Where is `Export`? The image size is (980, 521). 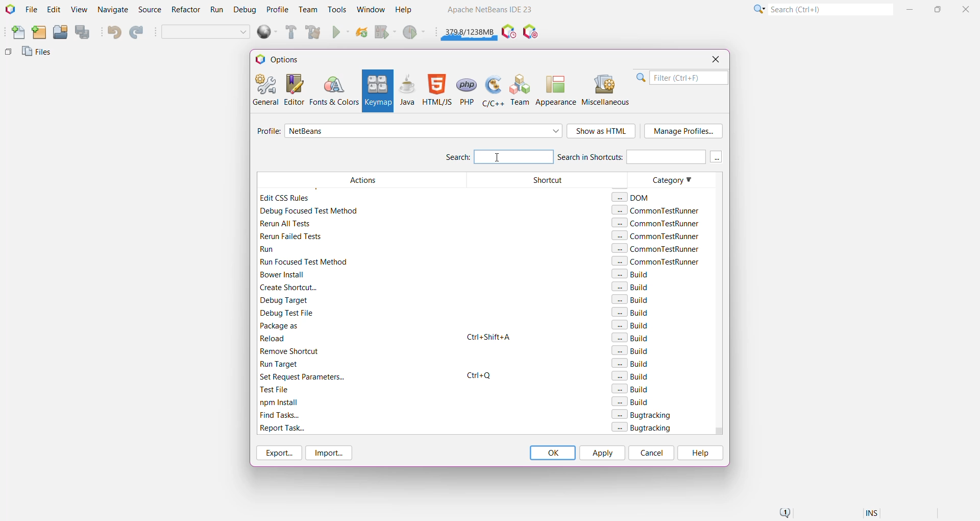
Export is located at coordinates (278, 453).